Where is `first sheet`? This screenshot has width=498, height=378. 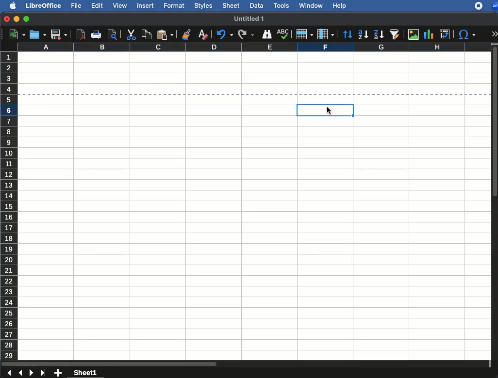 first sheet is located at coordinates (8, 372).